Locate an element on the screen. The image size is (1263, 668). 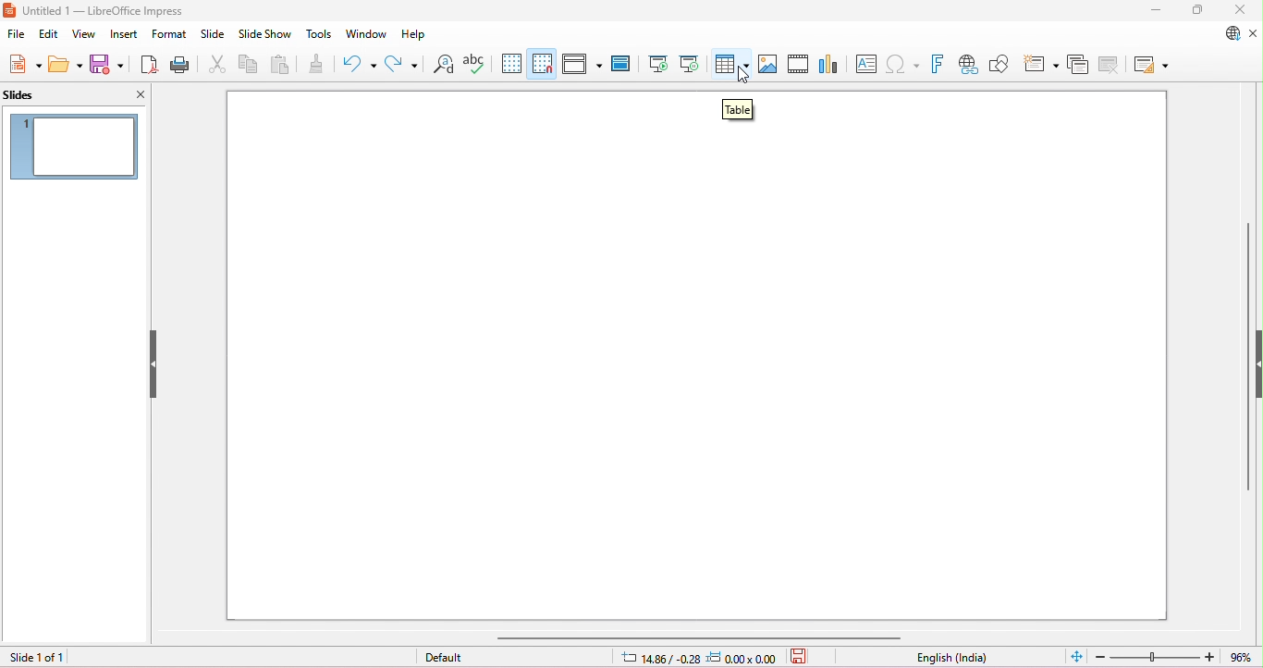
insert chart is located at coordinates (828, 65).